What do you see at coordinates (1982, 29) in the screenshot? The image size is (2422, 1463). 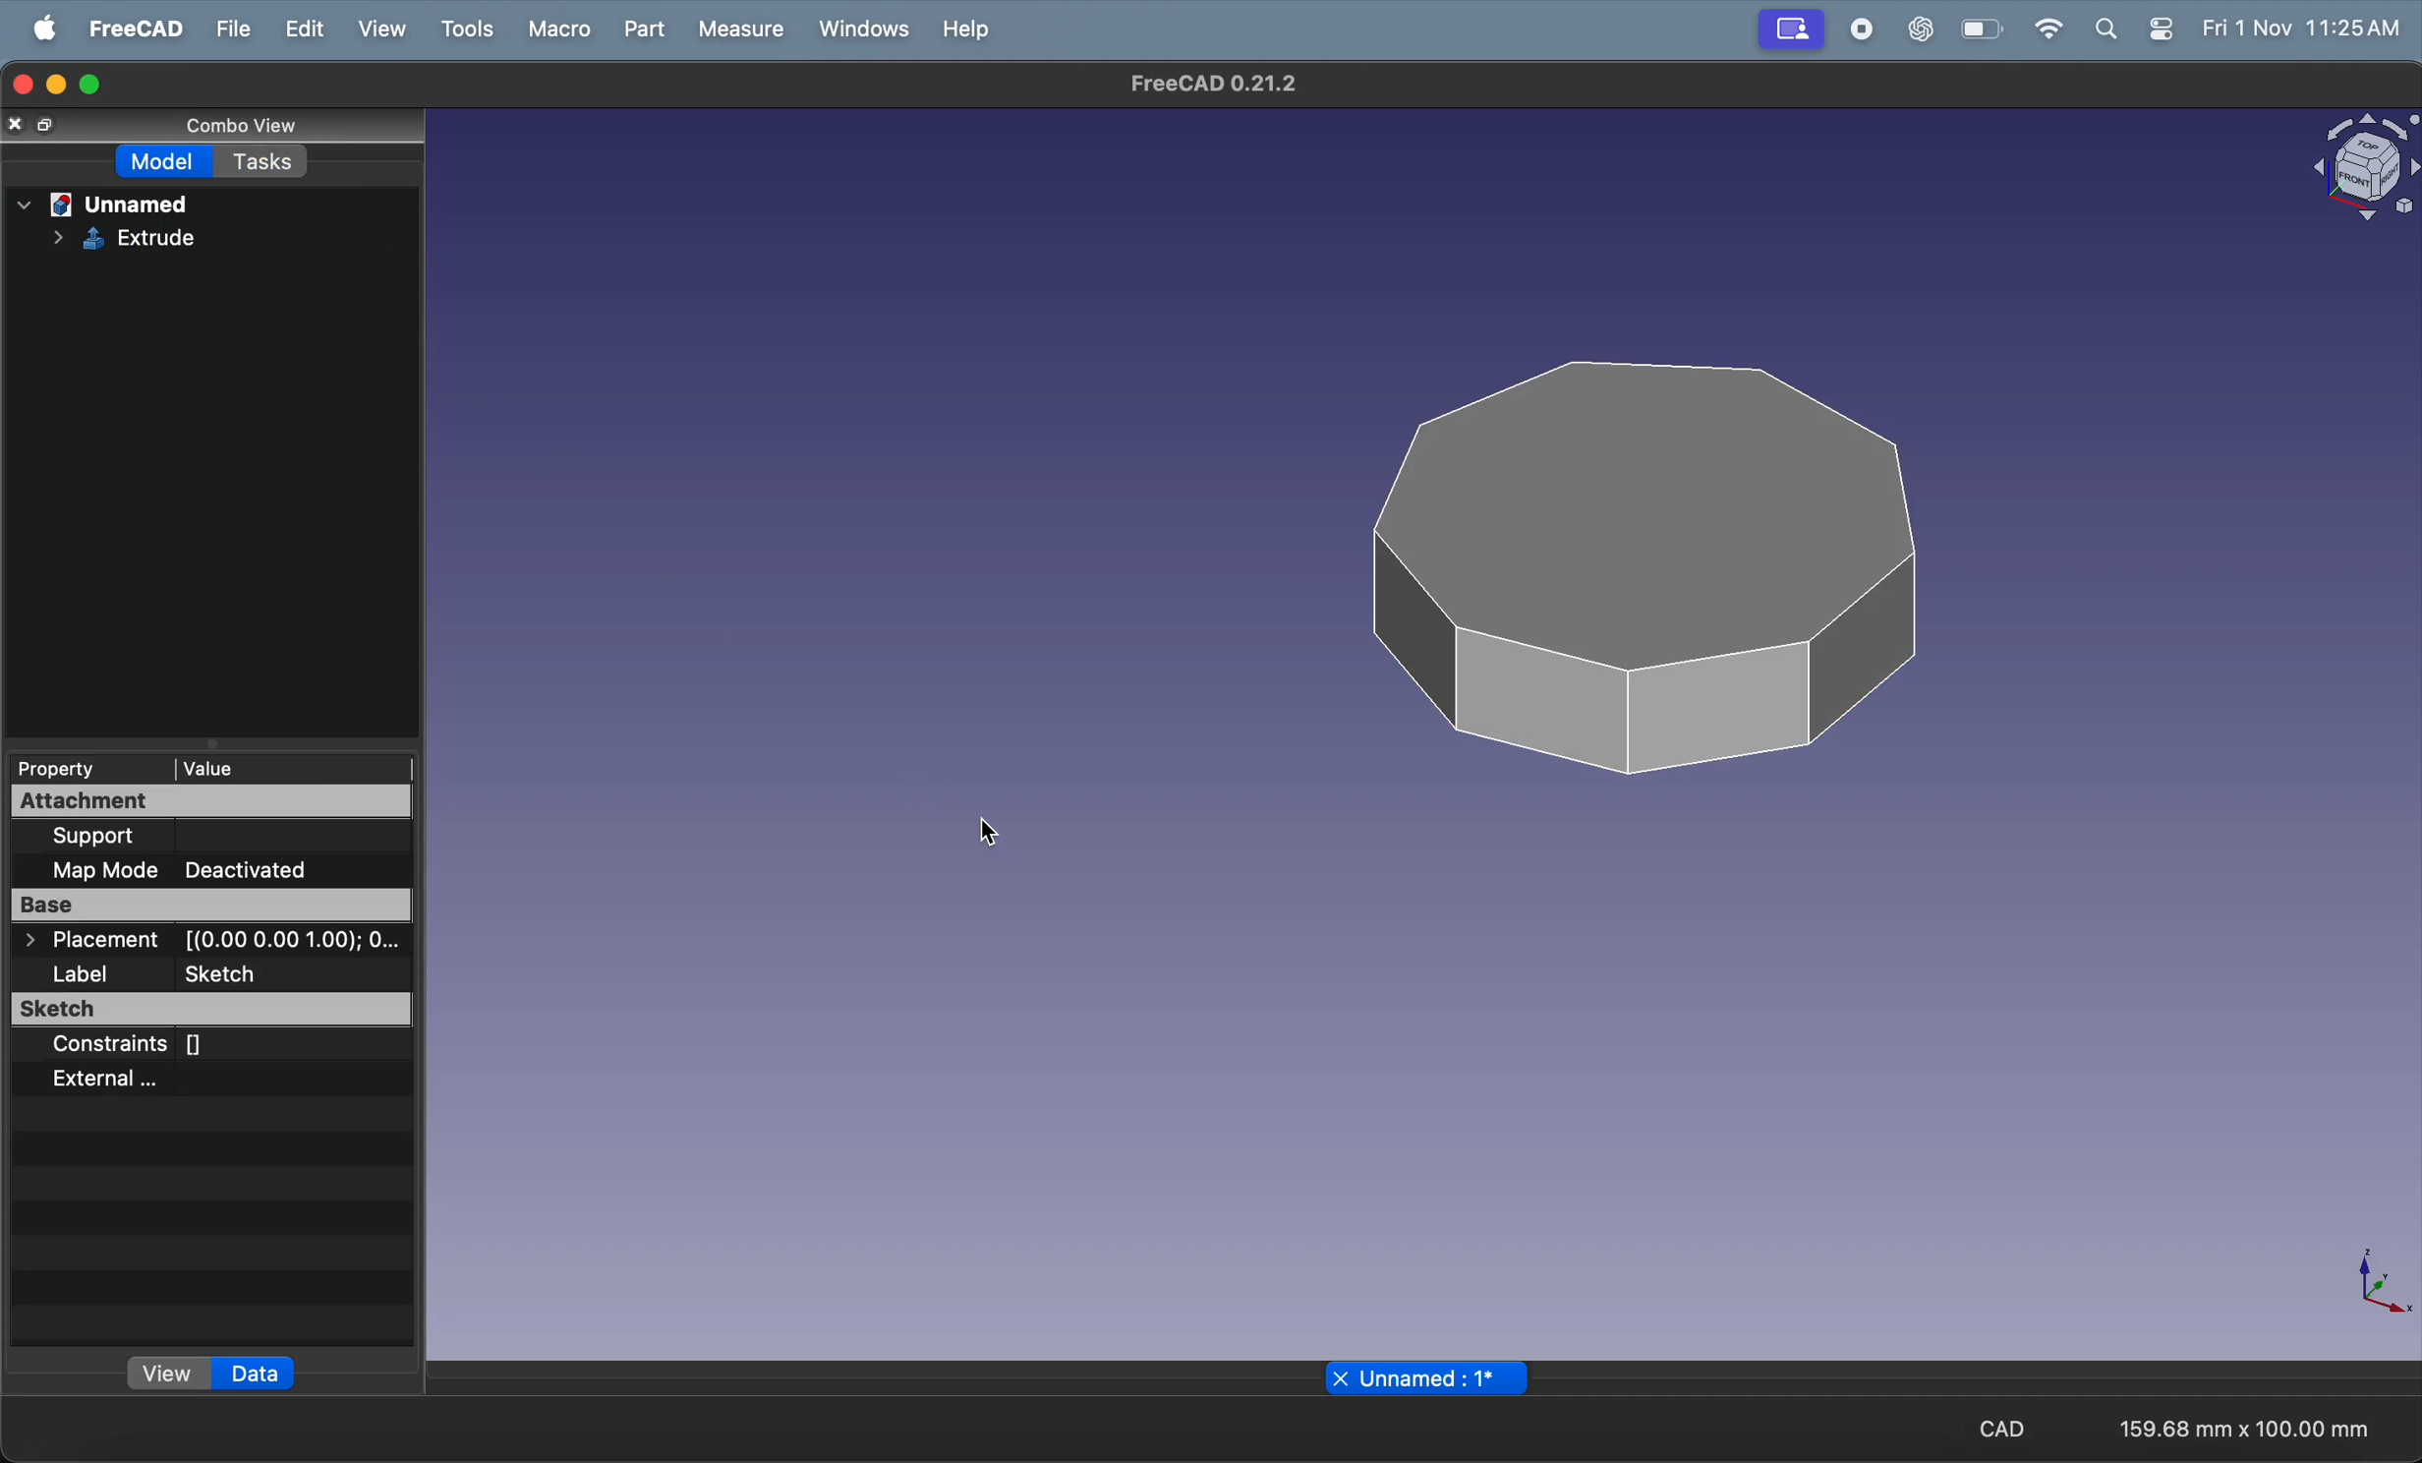 I see `battery` at bounding box center [1982, 29].